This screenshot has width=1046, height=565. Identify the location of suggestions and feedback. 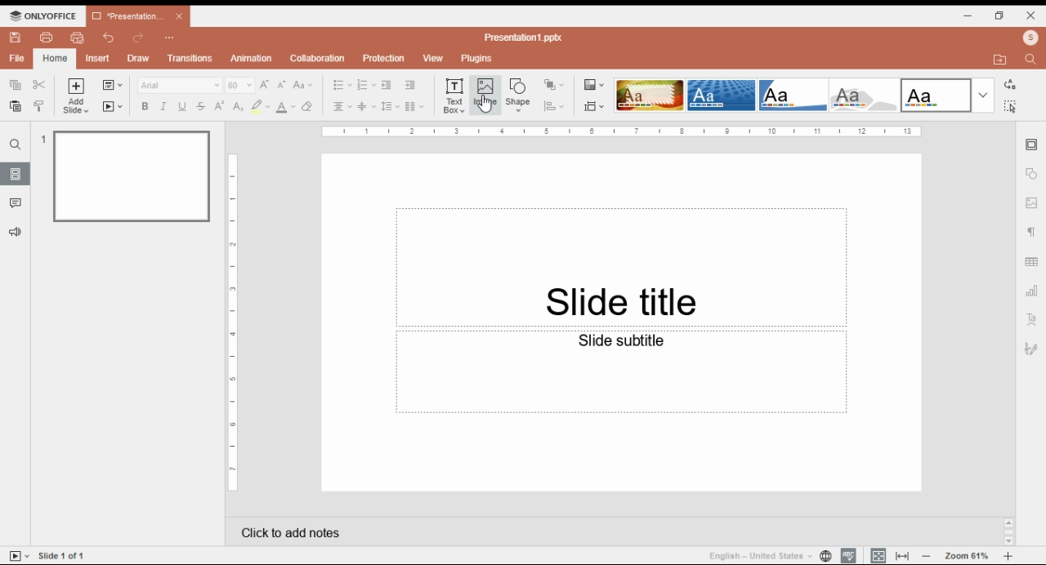
(16, 233).